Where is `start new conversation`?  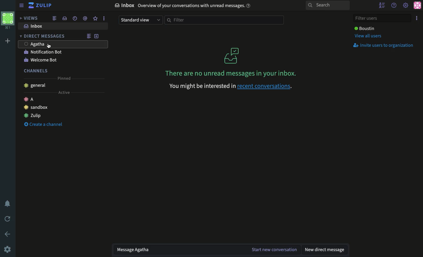 start new conversation is located at coordinates (276, 250).